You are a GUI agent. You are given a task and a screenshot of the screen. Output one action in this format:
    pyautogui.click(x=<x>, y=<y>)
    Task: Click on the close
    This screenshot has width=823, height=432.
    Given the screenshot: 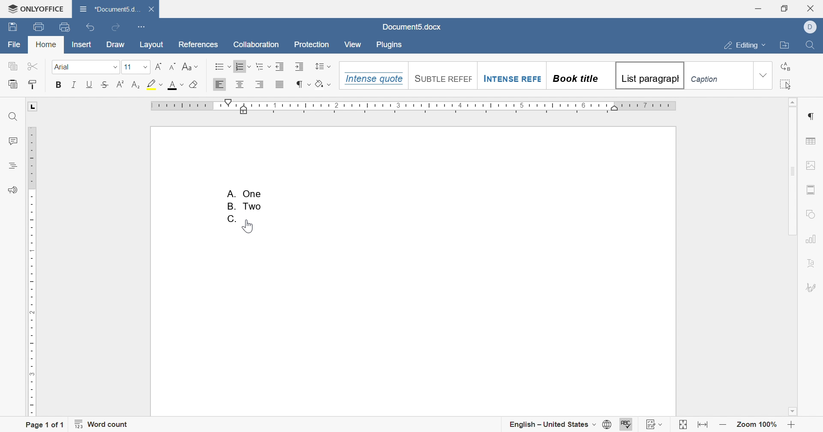 What is the action you would take?
    pyautogui.click(x=812, y=9)
    